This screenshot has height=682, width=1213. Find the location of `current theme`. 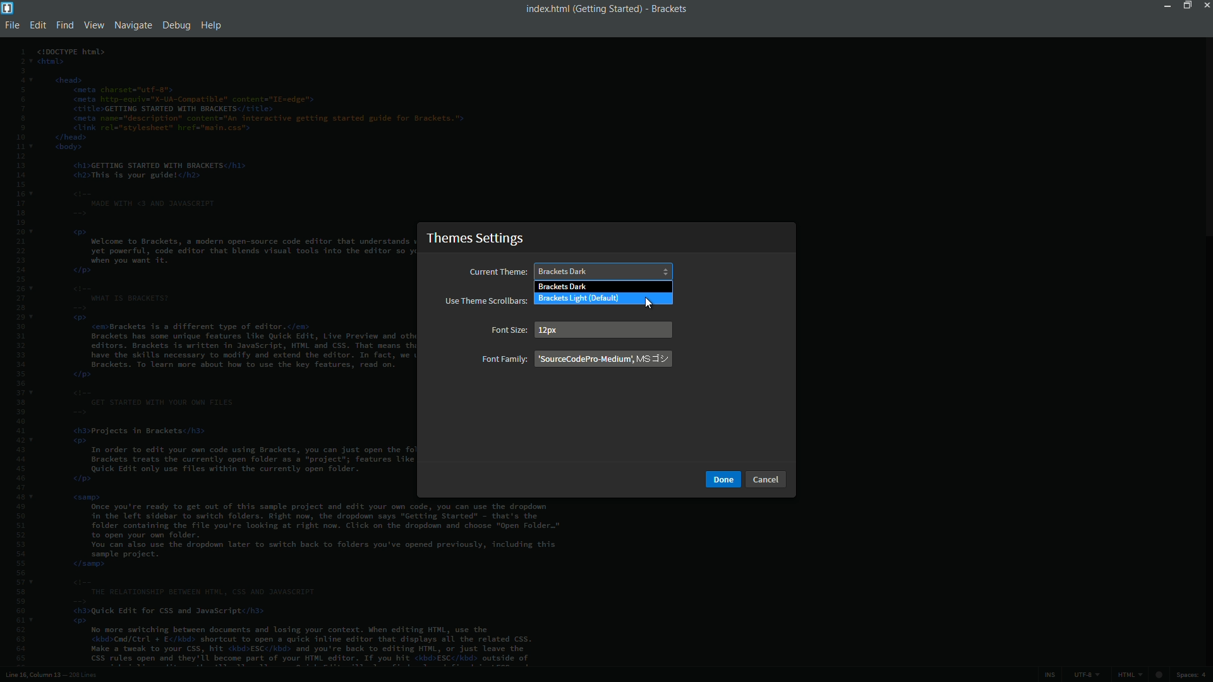

current theme is located at coordinates (497, 273).